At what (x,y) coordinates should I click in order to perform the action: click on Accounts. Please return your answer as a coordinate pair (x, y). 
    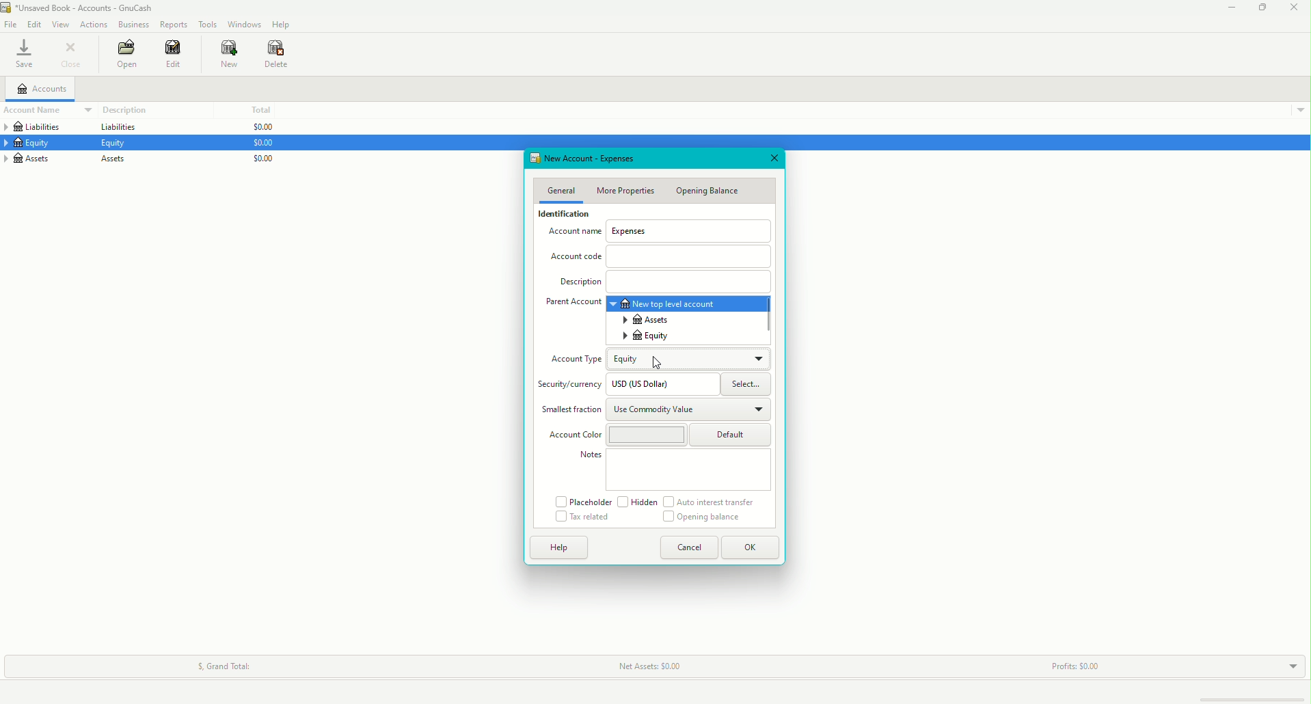
    Looking at the image, I should click on (42, 89).